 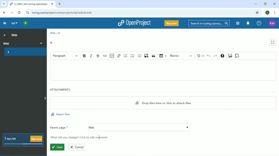 What do you see at coordinates (146, 56) in the screenshot?
I see `Upload image from computer` at bounding box center [146, 56].